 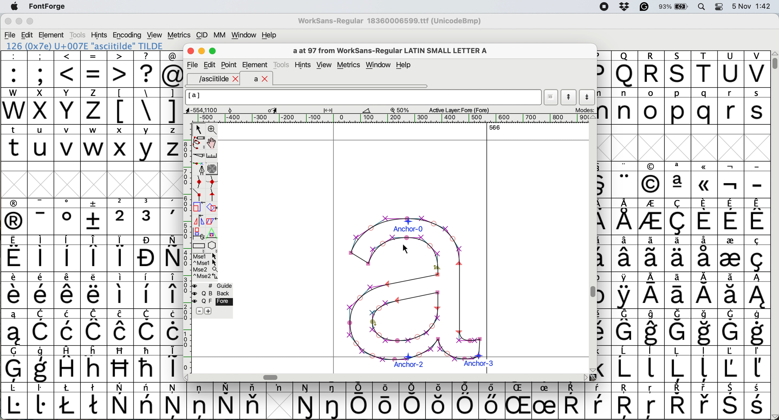 What do you see at coordinates (219, 294) in the screenshot?
I see `Background` at bounding box center [219, 294].